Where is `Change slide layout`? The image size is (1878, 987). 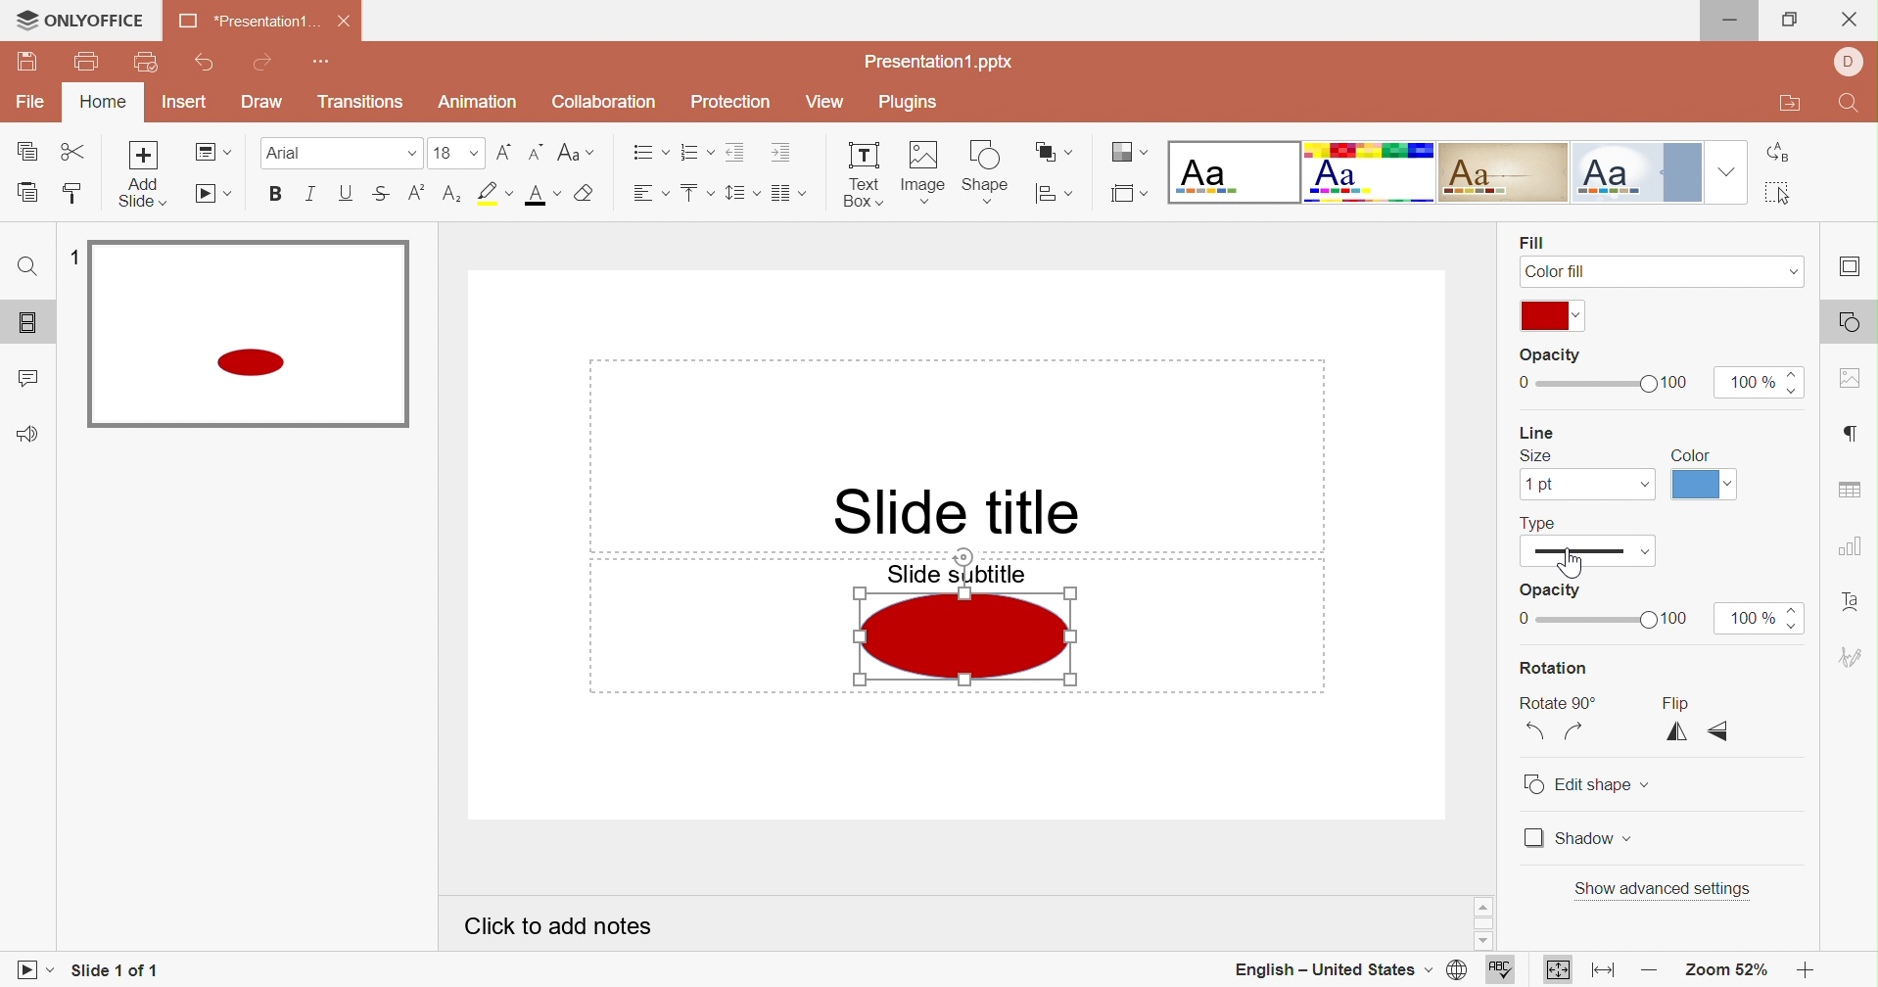
Change slide layout is located at coordinates (212, 154).